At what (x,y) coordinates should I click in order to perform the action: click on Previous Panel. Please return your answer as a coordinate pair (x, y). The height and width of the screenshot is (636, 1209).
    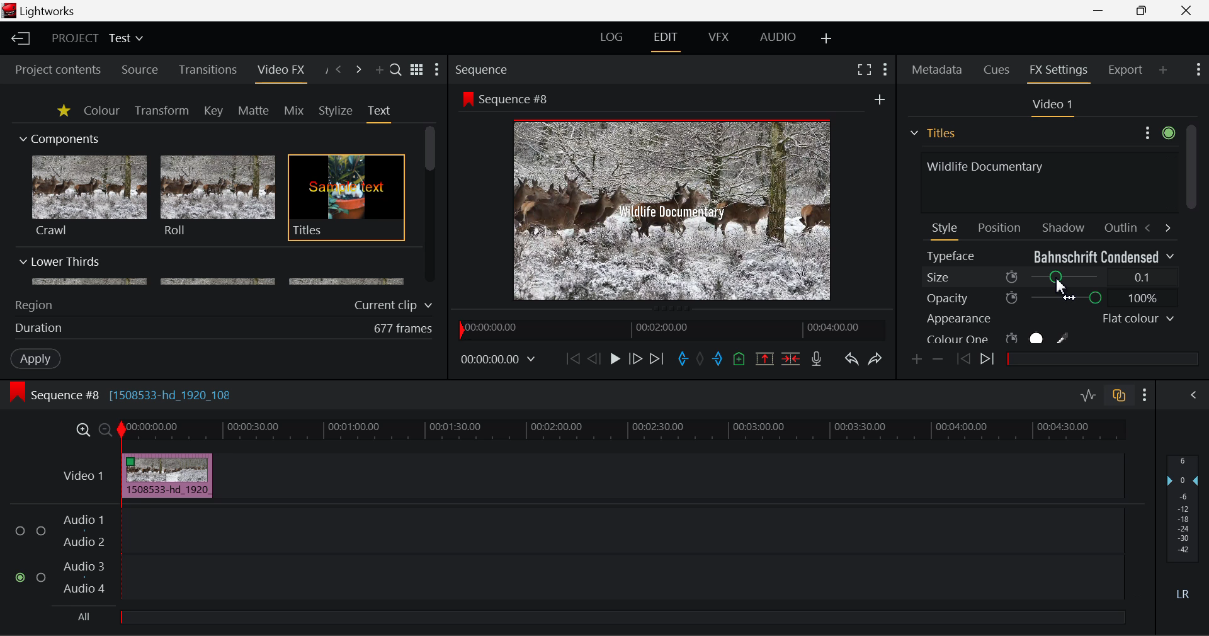
    Looking at the image, I should click on (338, 71).